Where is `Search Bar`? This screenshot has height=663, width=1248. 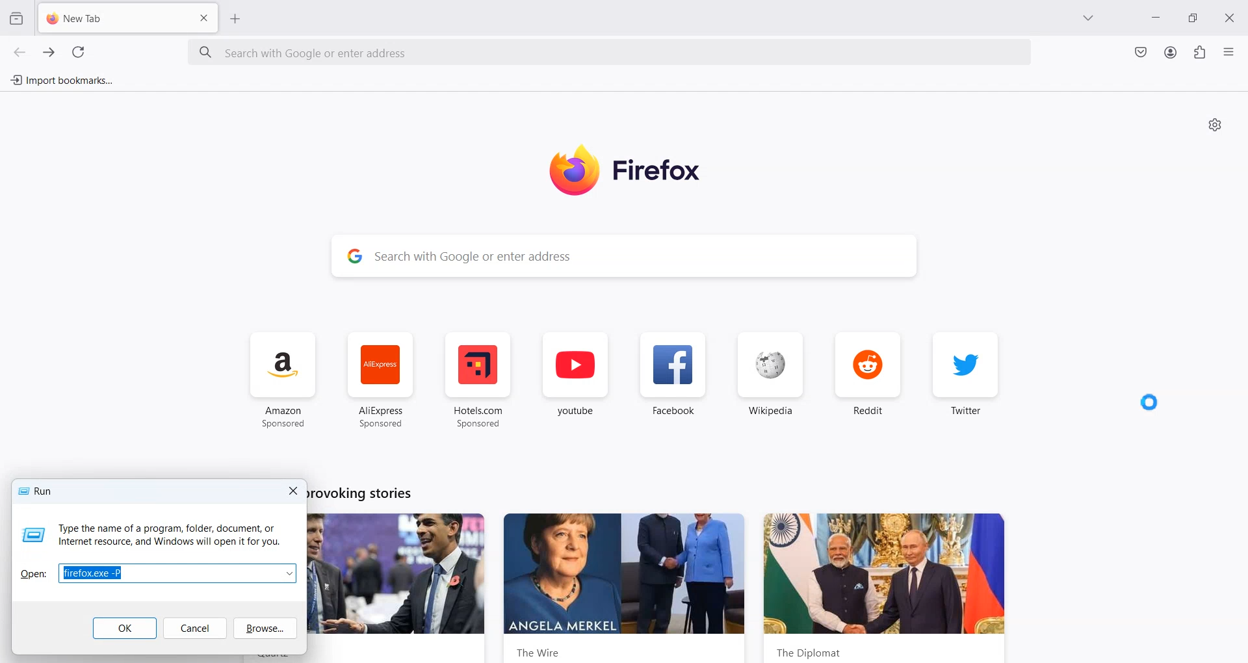
Search Bar is located at coordinates (645, 259).